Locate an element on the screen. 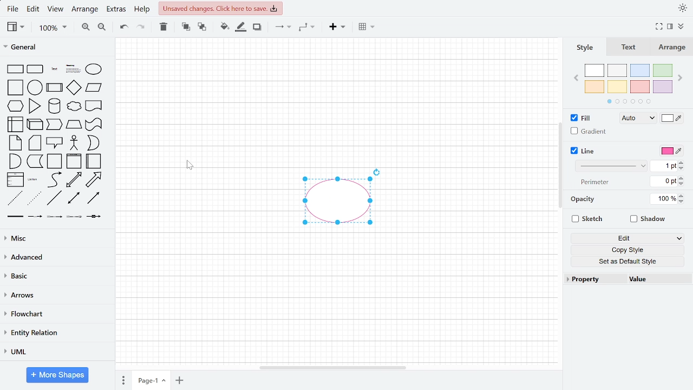 Image resolution: width=693 pixels, height=390 pixels. Line color is located at coordinates (670, 151).